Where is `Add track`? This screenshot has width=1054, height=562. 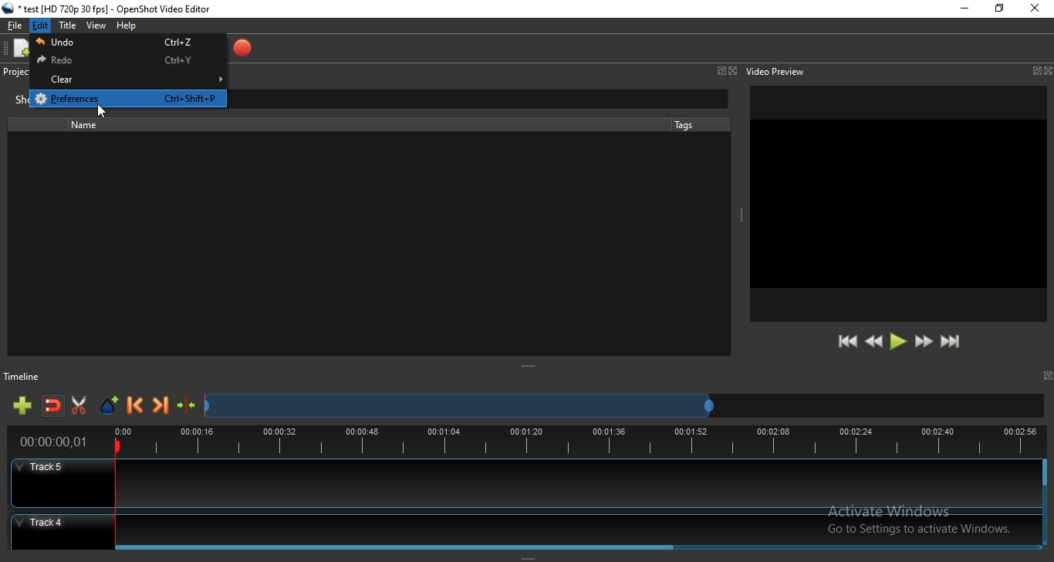 Add track is located at coordinates (24, 406).